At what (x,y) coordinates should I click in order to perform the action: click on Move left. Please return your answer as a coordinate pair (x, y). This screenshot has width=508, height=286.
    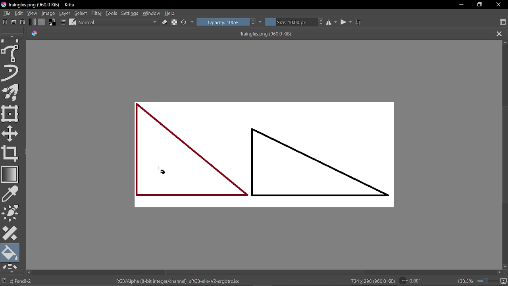
    Looking at the image, I should click on (29, 272).